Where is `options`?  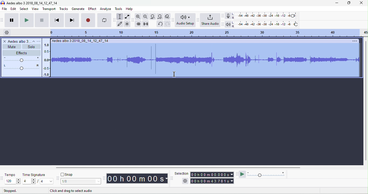 options is located at coordinates (354, 41).